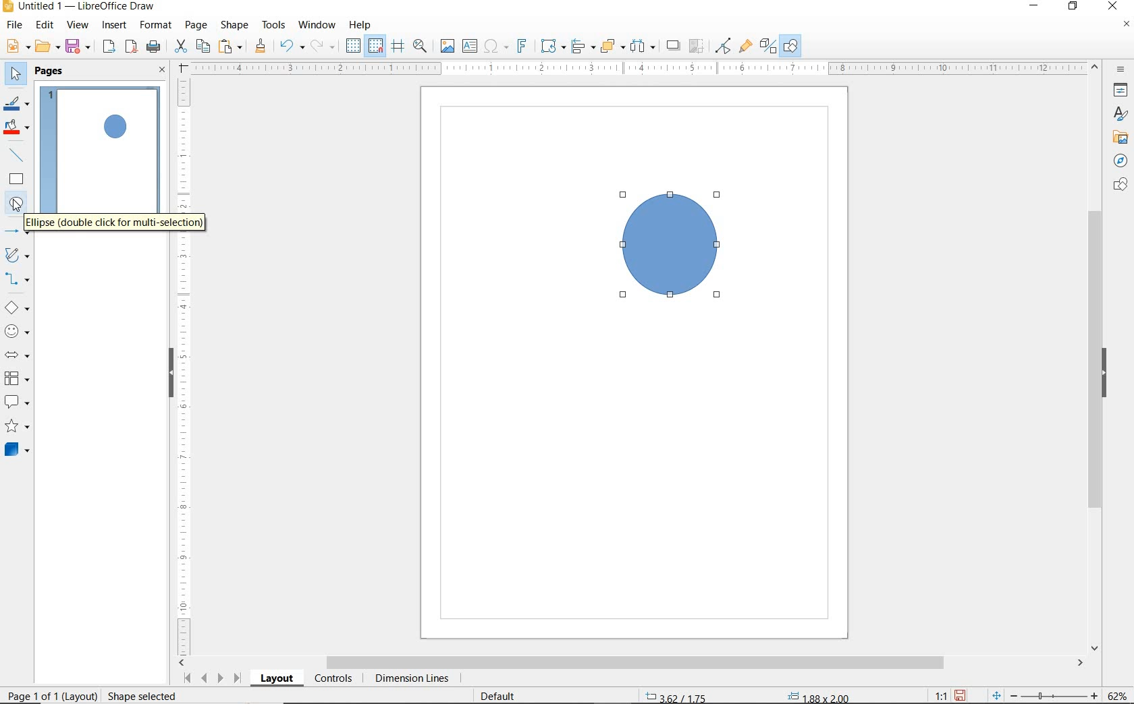  I want to click on ARRANGE, so click(612, 47).